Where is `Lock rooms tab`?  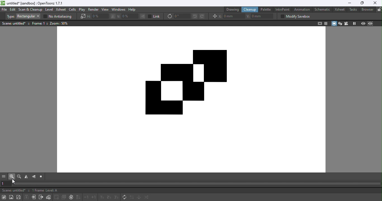
Lock rooms tab is located at coordinates (379, 9).